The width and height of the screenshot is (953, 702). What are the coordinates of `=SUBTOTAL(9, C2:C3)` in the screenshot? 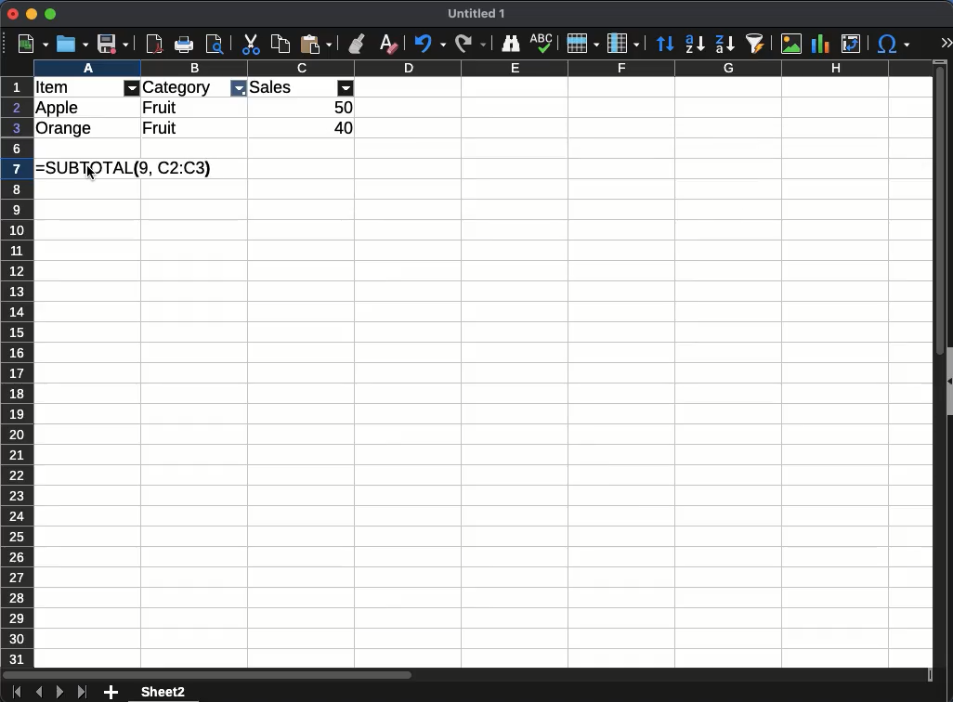 It's located at (124, 167).